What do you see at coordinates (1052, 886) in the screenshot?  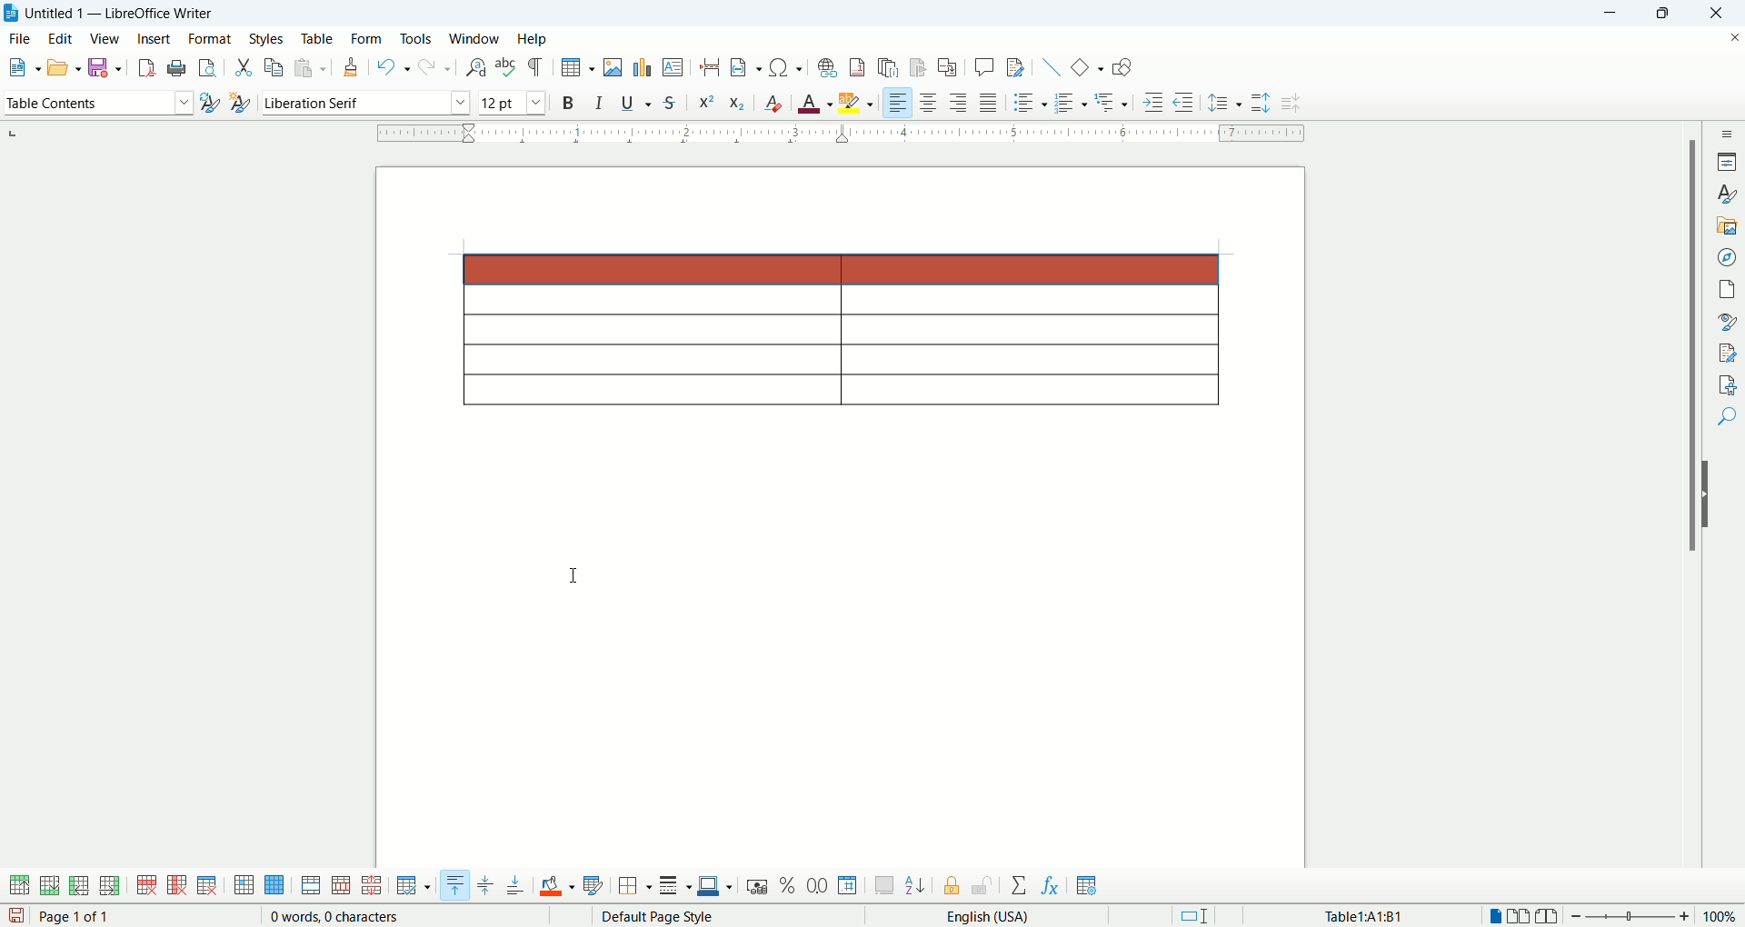 I see `insert formula` at bounding box center [1052, 886].